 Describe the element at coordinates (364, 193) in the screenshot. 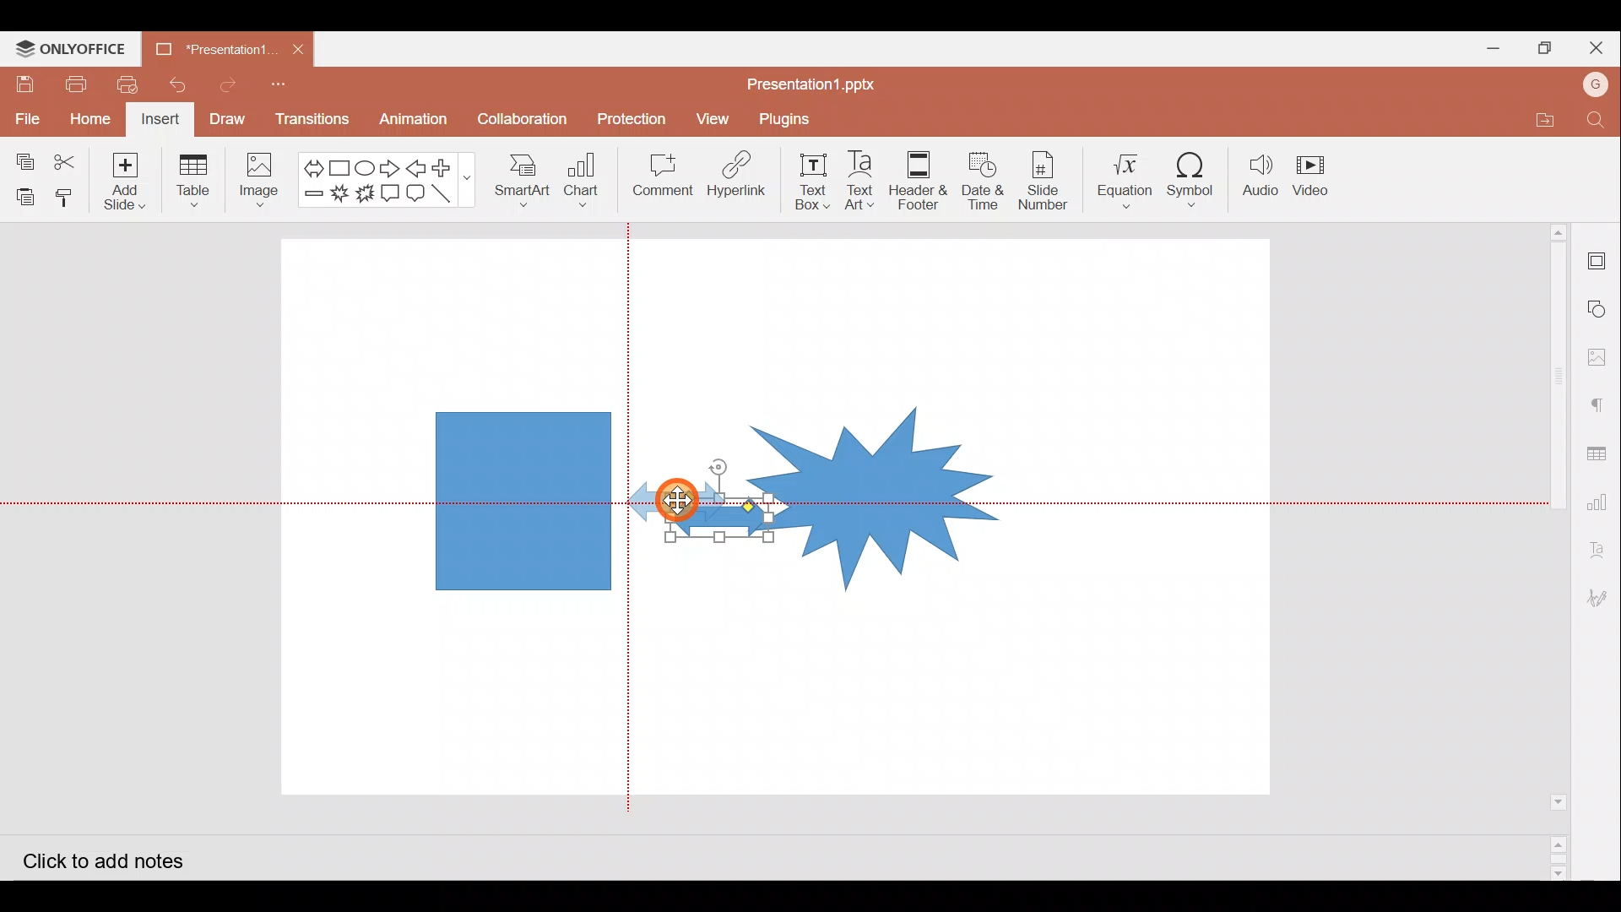

I see `Explosion 2` at that location.